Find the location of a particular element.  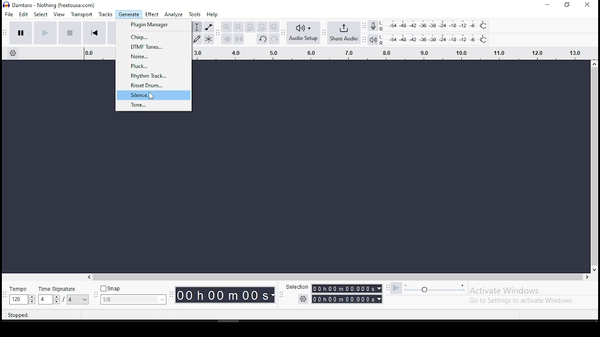

undo is located at coordinates (262, 38).